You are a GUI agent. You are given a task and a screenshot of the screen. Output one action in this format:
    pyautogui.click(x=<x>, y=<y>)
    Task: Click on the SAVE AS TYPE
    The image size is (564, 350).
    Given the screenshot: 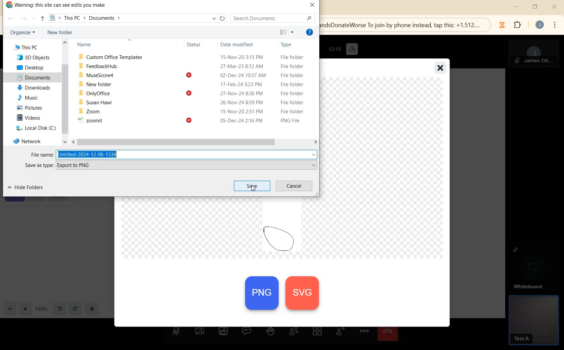 What is the action you would take?
    pyautogui.click(x=39, y=165)
    